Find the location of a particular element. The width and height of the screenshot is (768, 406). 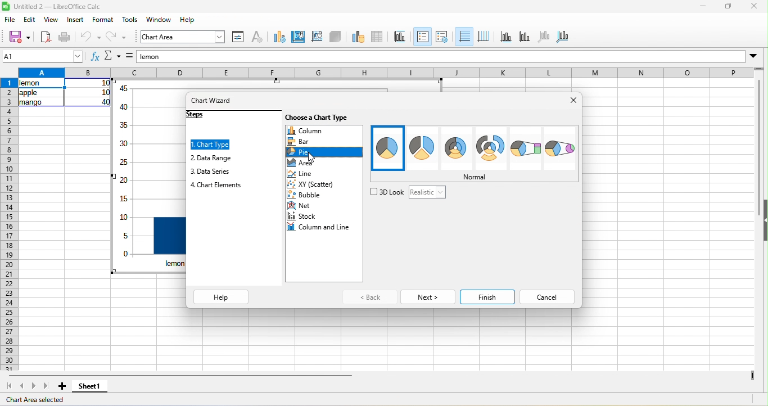

pie chart is located at coordinates (560, 149).